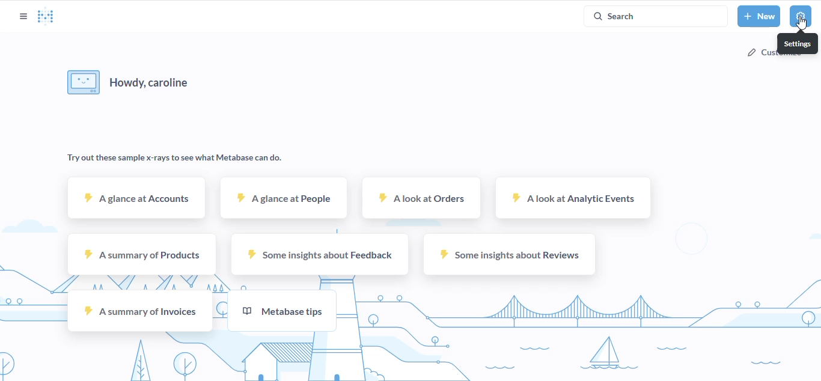 The width and height of the screenshot is (821, 381). I want to click on search, so click(655, 16).